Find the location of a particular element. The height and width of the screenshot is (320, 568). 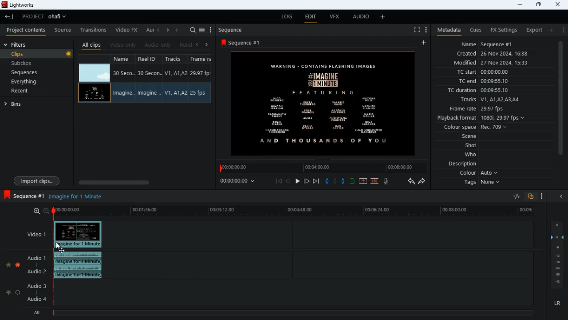

cues is located at coordinates (476, 30).